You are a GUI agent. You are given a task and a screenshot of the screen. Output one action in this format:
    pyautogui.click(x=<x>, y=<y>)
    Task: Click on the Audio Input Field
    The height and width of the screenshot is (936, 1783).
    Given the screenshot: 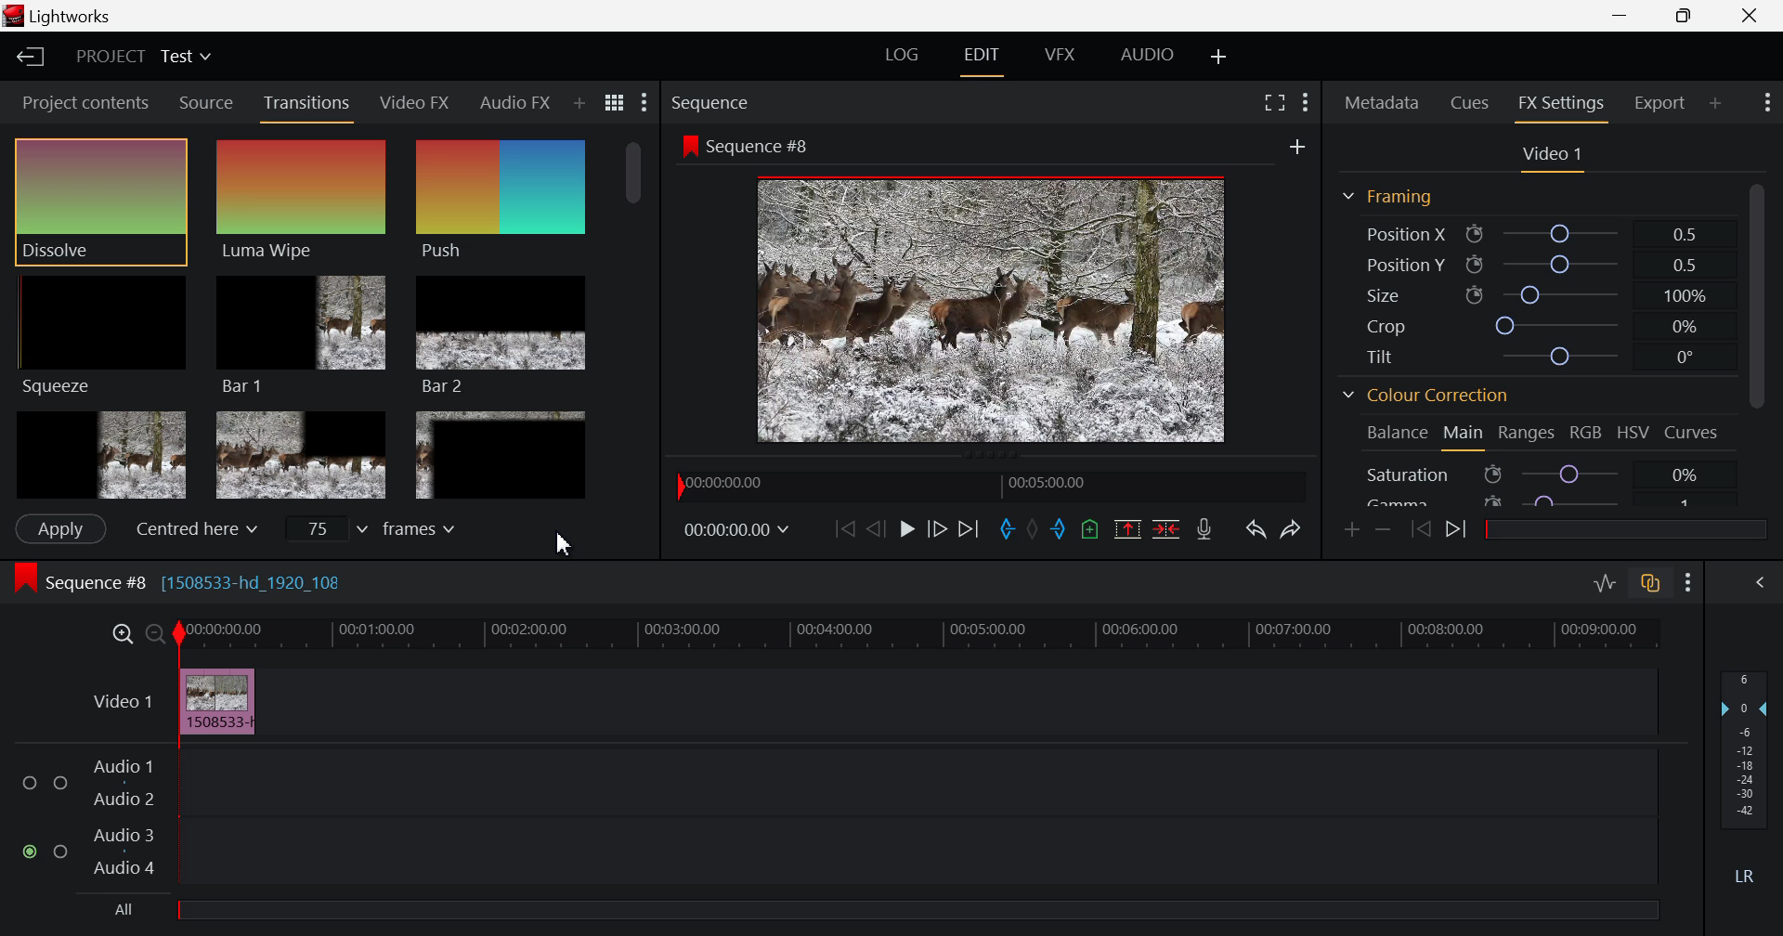 What is the action you would take?
    pyautogui.click(x=834, y=818)
    